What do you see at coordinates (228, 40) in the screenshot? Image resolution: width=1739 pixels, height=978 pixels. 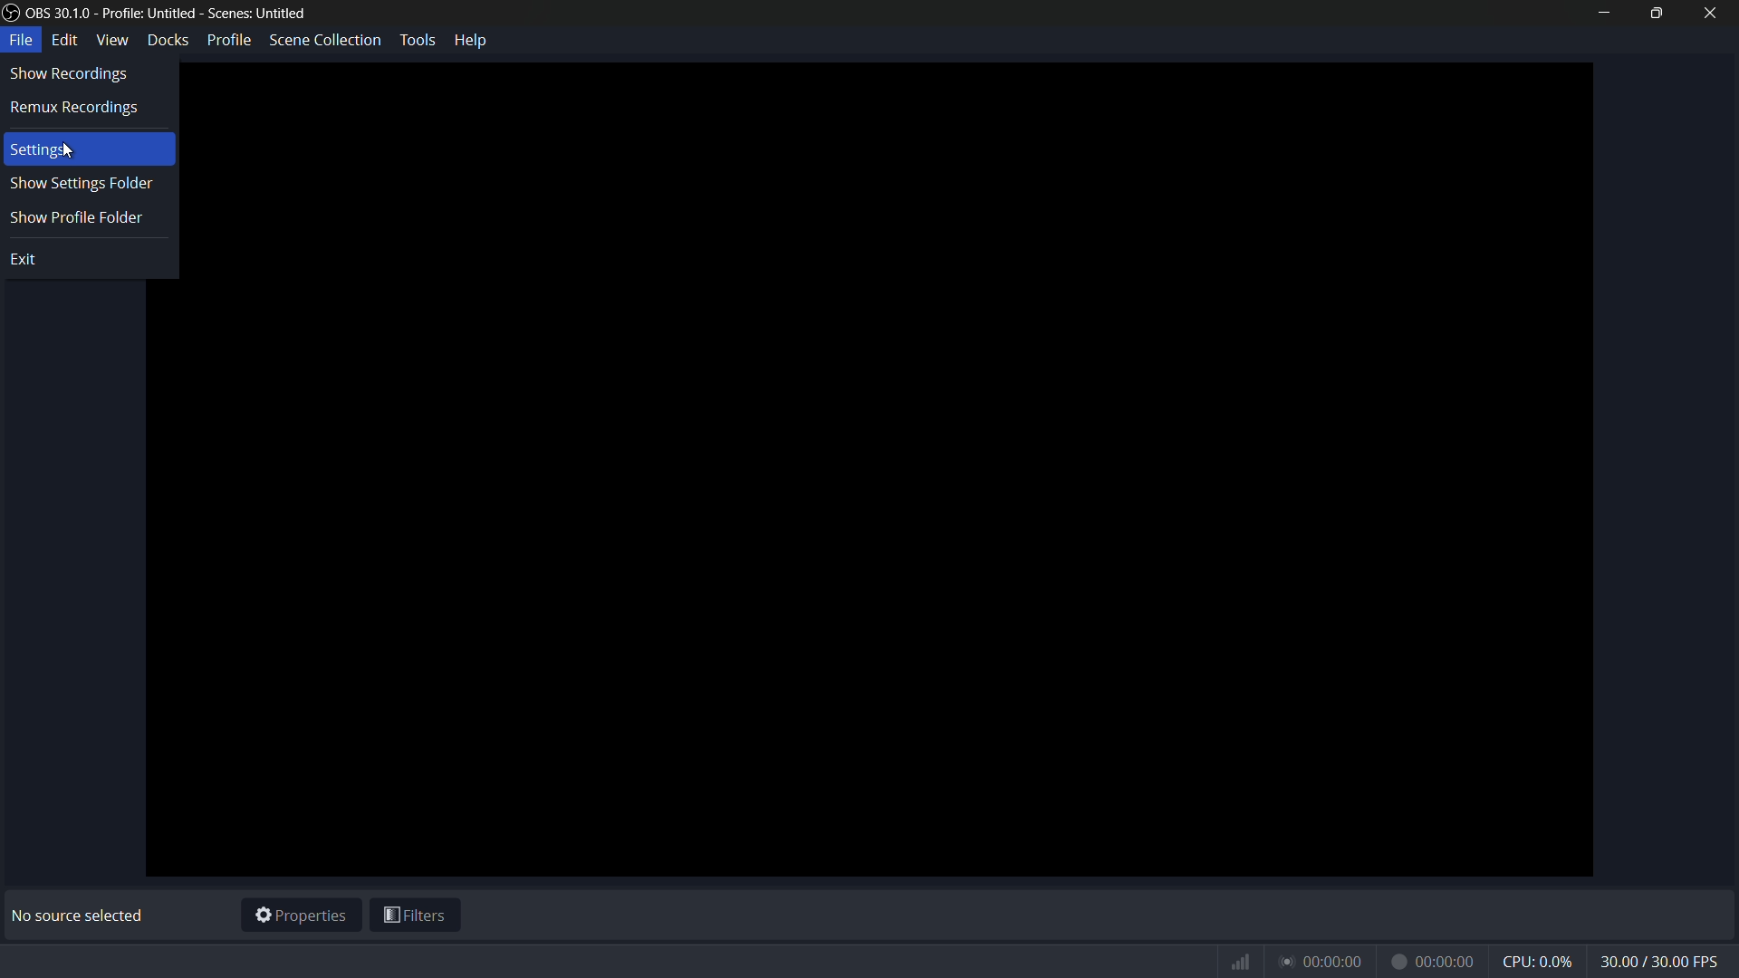 I see `profile menu` at bounding box center [228, 40].